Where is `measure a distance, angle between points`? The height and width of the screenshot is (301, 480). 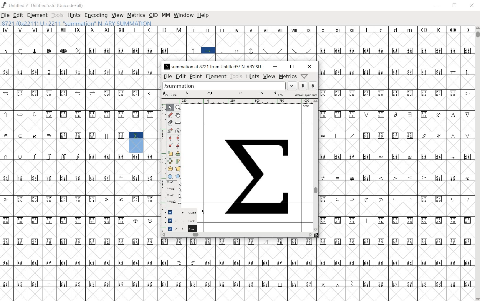 measure a distance, angle between points is located at coordinates (178, 123).